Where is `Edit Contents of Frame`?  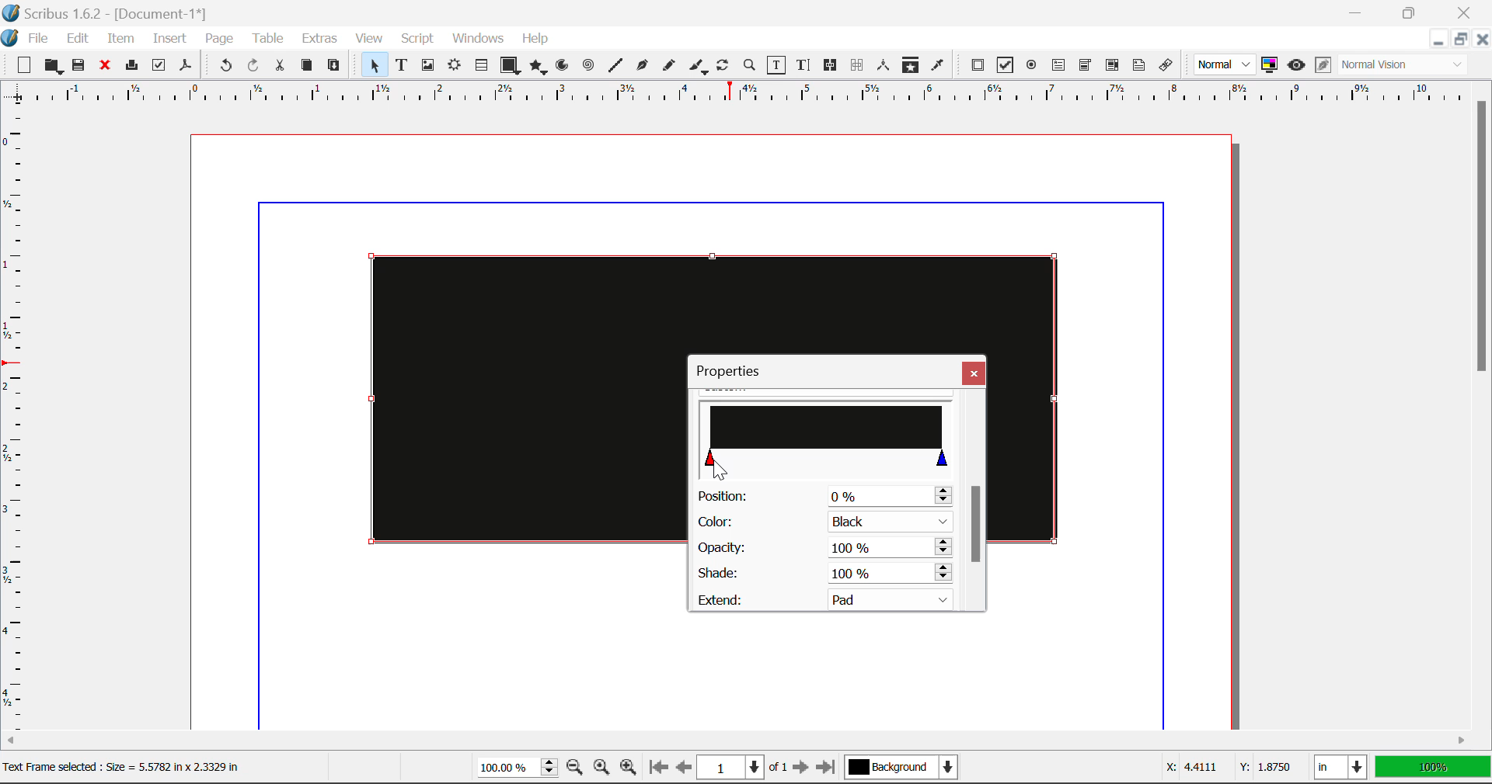
Edit Contents of Frame is located at coordinates (777, 67).